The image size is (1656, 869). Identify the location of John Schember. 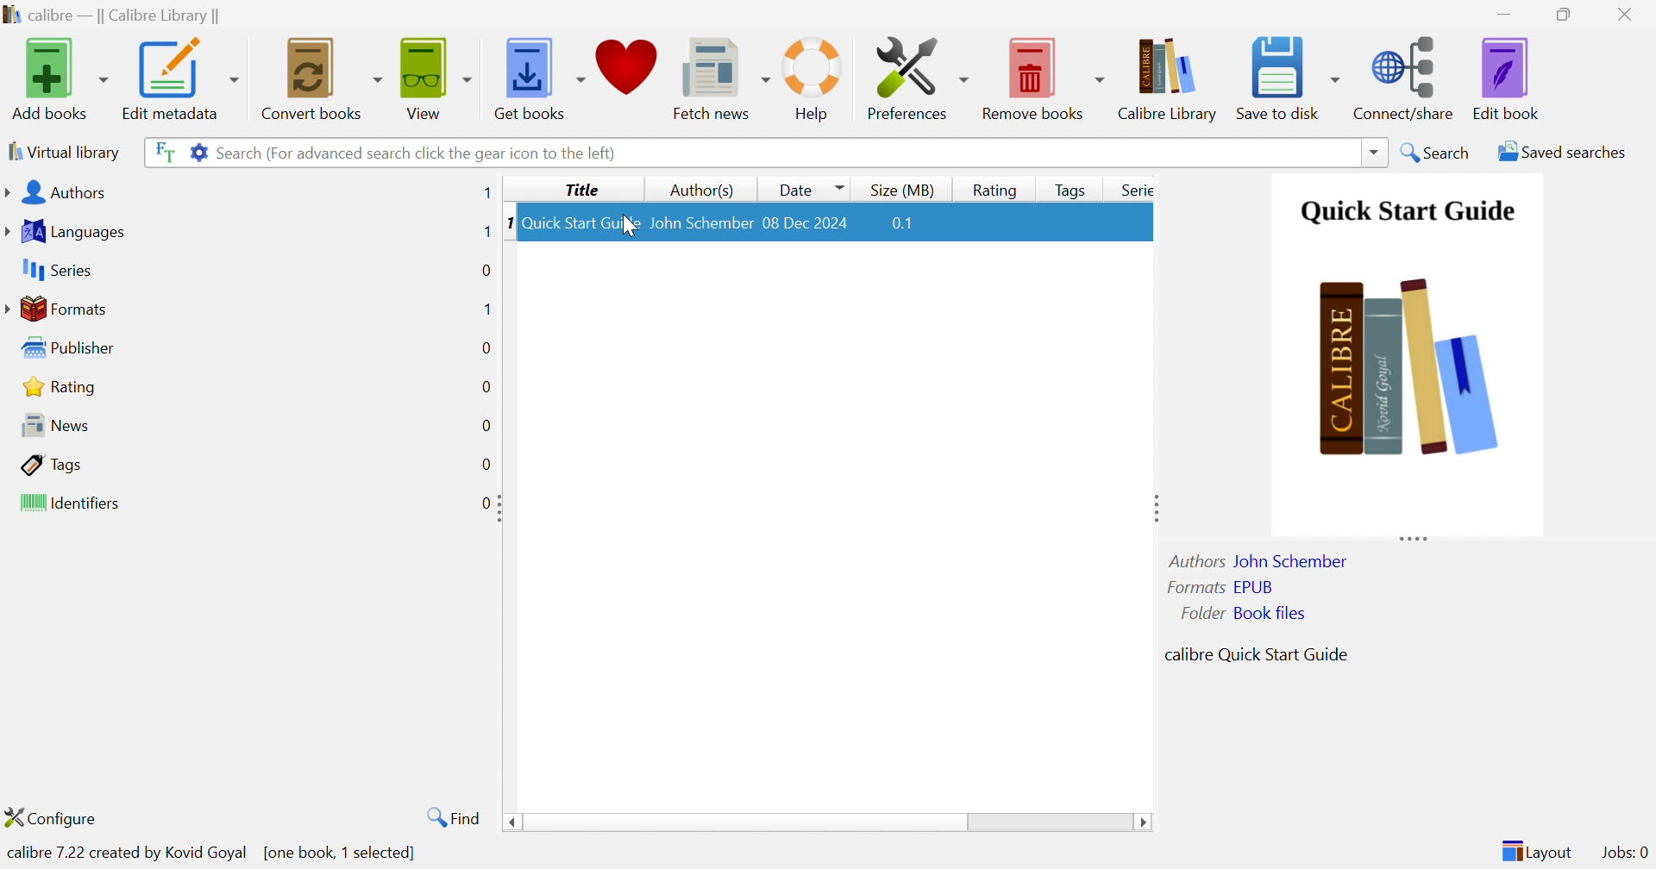
(701, 220).